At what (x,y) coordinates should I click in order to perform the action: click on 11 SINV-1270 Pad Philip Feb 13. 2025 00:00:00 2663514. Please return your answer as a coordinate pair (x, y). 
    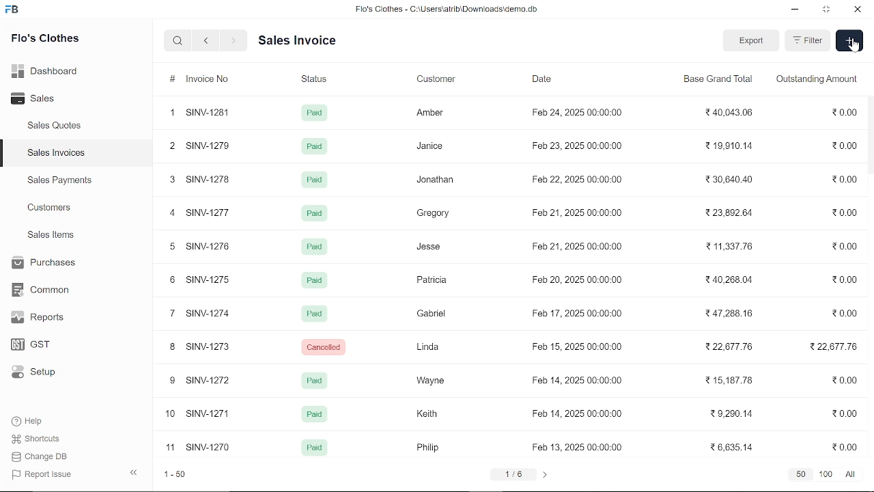
    Looking at the image, I should click on (515, 444).